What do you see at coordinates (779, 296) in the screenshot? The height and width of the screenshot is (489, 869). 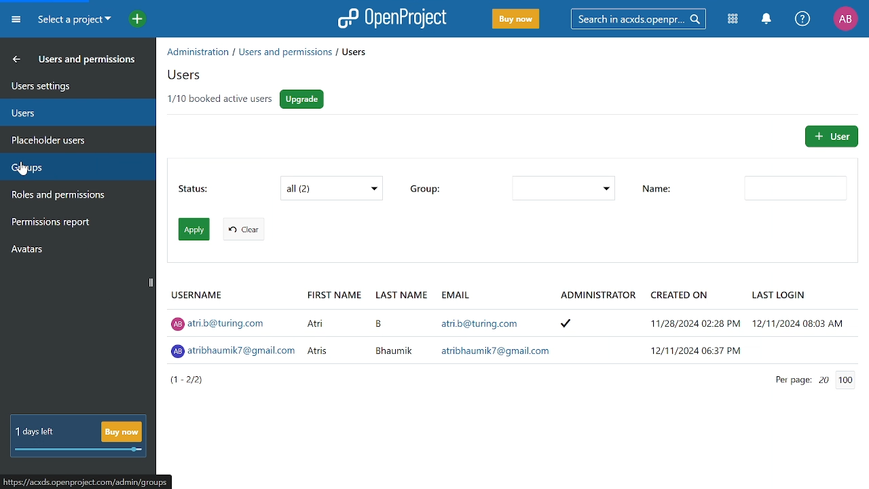 I see `Last Login` at bounding box center [779, 296].